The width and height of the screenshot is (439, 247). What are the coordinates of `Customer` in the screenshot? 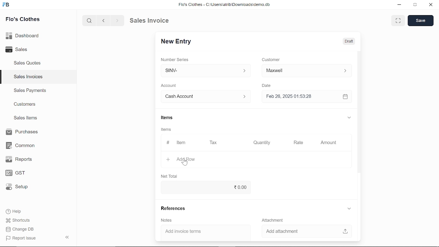 It's located at (272, 59).